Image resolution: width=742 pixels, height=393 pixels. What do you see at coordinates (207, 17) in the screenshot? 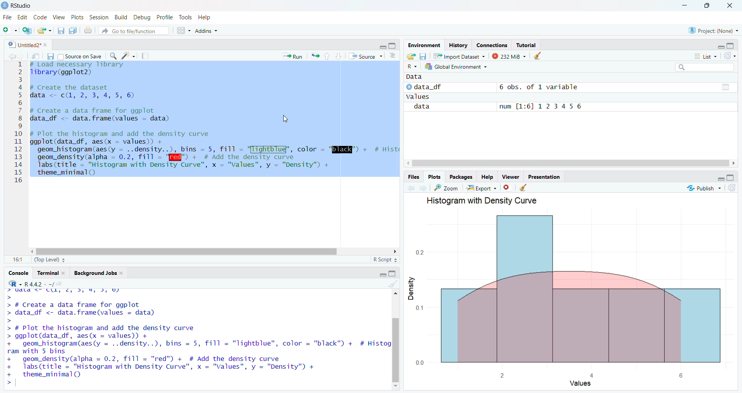
I see `Help` at bounding box center [207, 17].